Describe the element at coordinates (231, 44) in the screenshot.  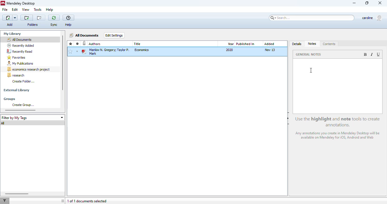
I see `year` at that location.